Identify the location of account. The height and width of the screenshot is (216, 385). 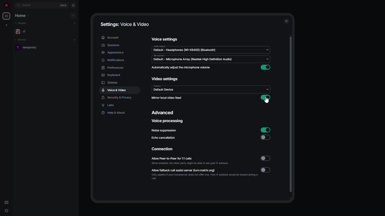
(111, 37).